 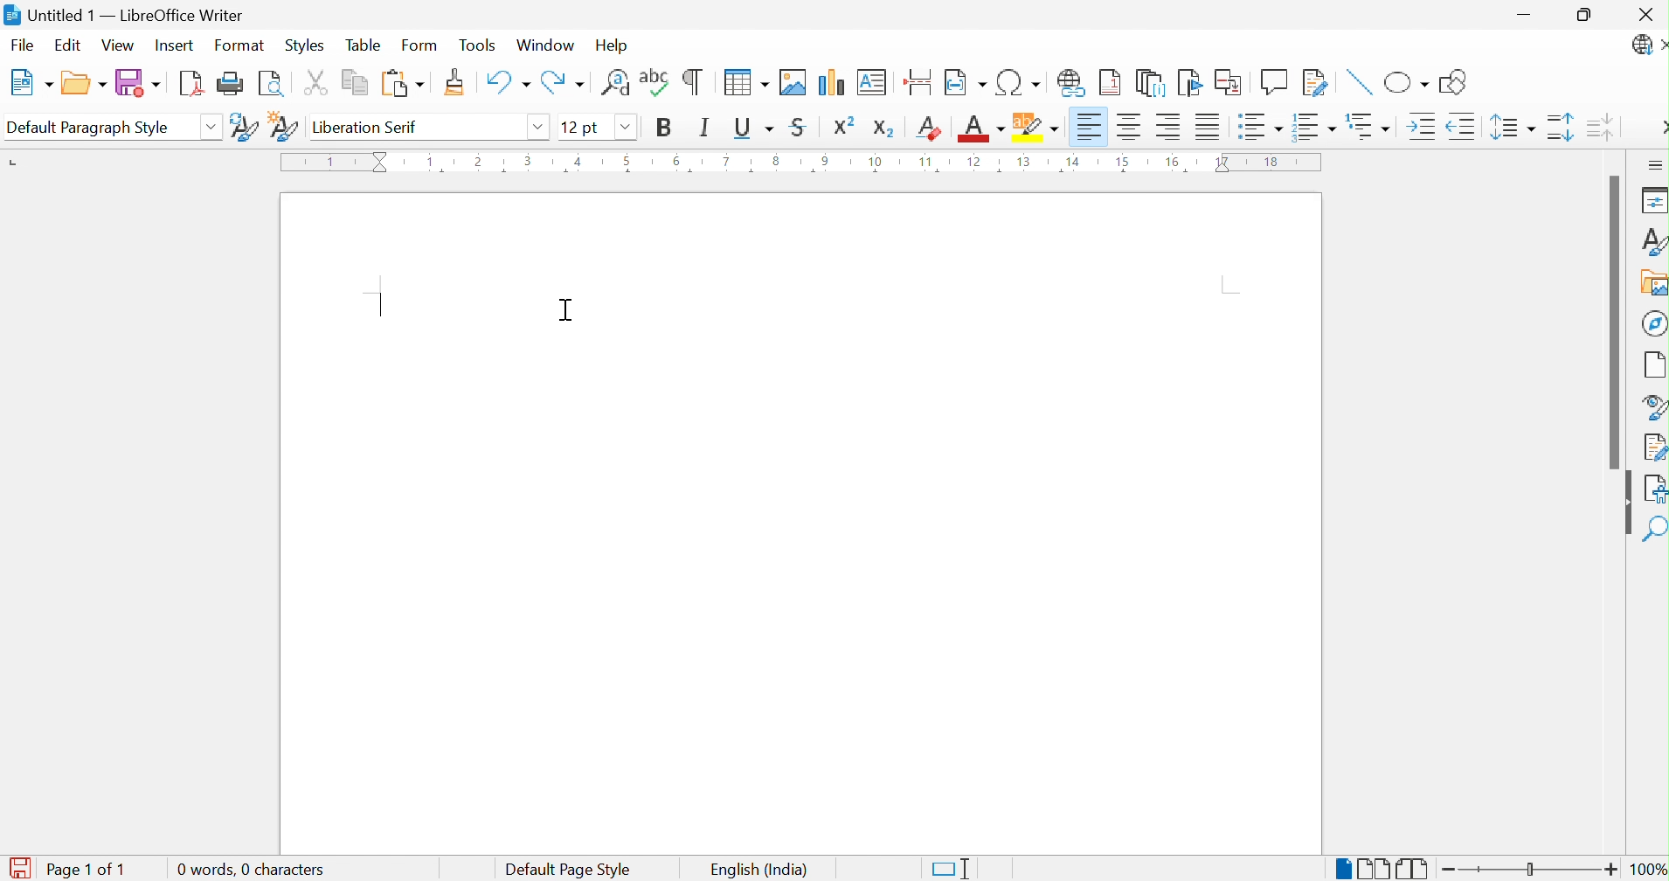 I want to click on Cursor, so click(x=567, y=311).